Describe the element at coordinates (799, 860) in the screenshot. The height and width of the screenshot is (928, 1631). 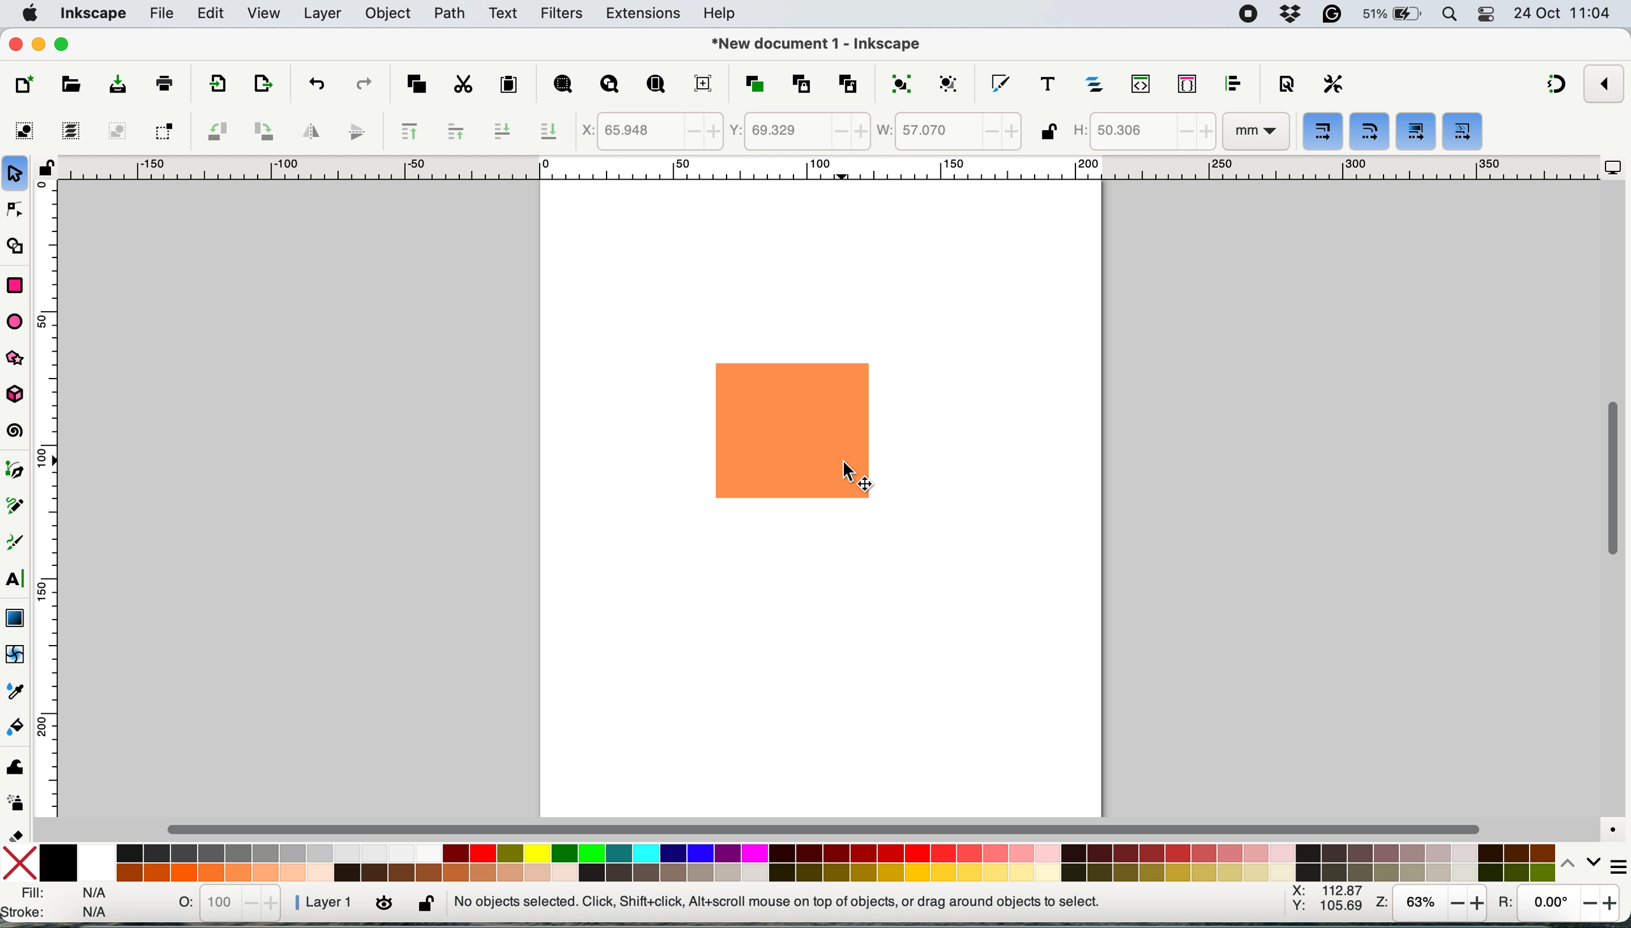
I see `color palatte` at that location.